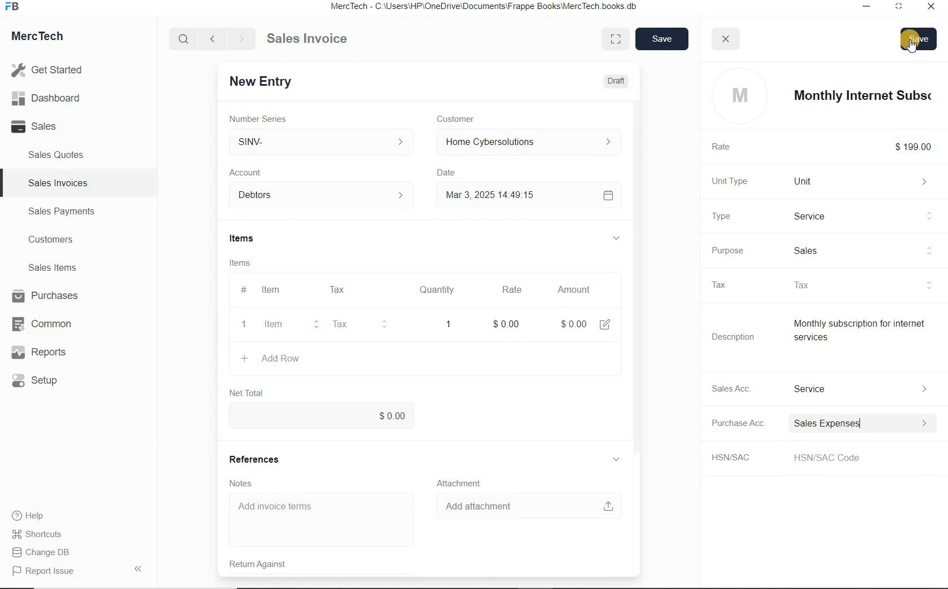 Image resolution: width=948 pixels, height=589 pixels. I want to click on Items, so click(251, 239).